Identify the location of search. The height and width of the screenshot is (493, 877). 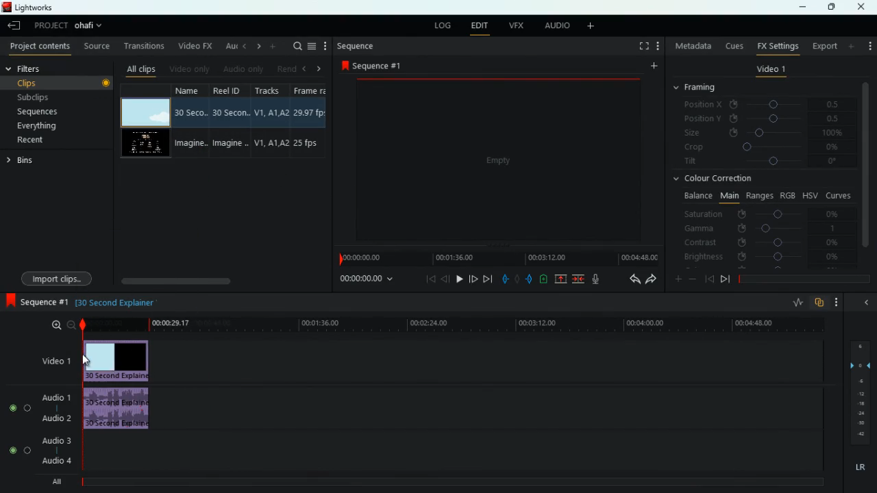
(294, 45).